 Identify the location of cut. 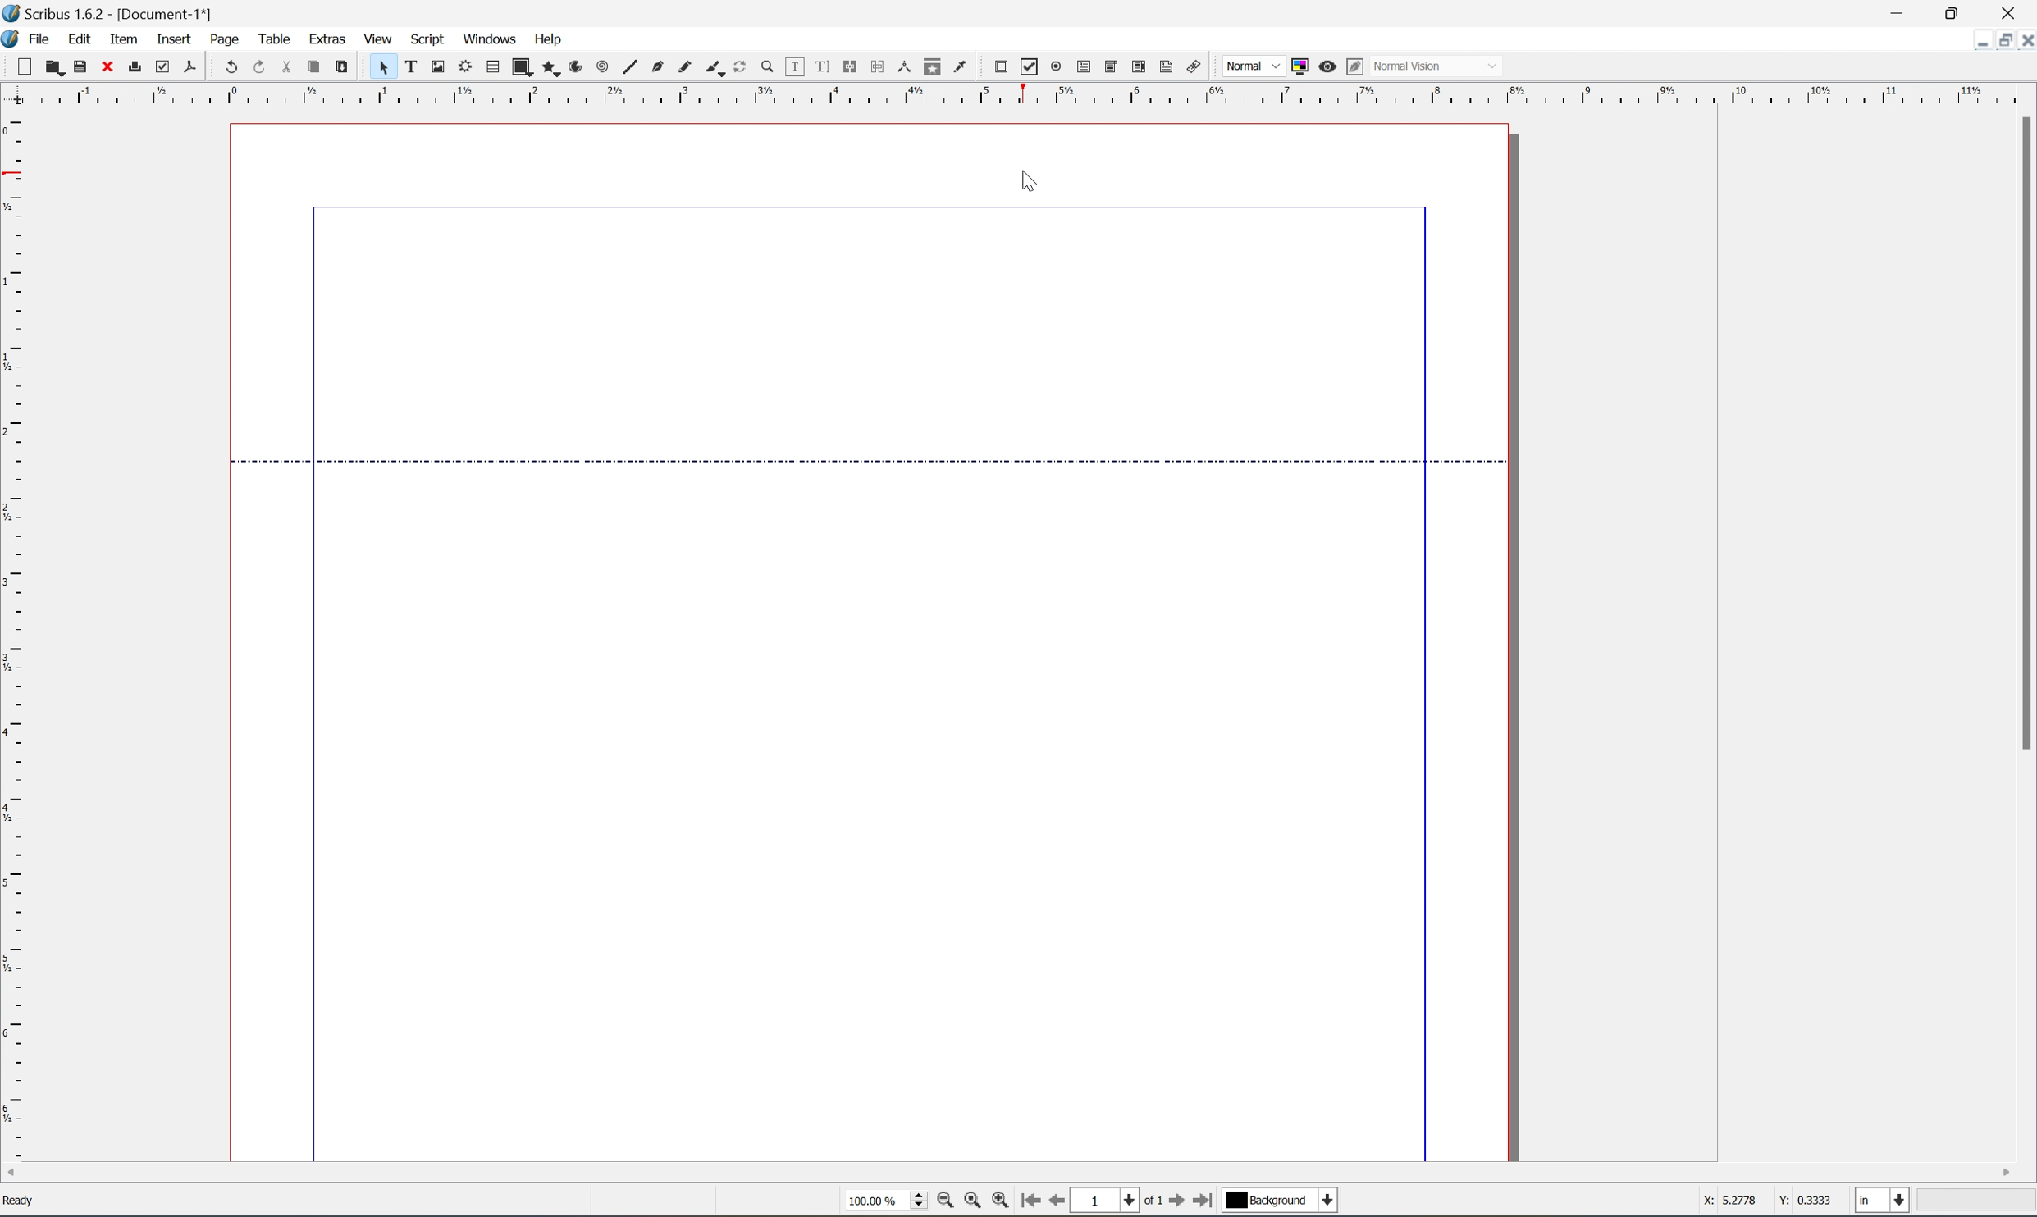
(294, 63).